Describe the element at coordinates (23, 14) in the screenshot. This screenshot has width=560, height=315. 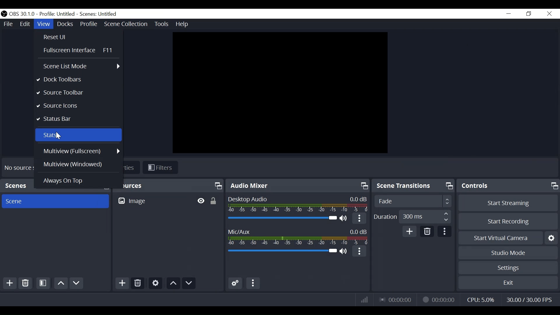
I see `OBS Version` at that location.